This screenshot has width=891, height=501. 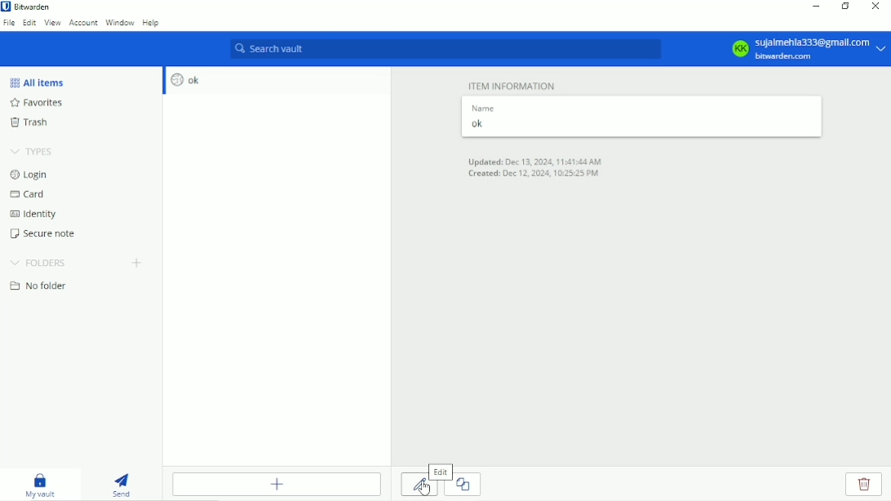 What do you see at coordinates (277, 80) in the screenshot?
I see `ok` at bounding box center [277, 80].